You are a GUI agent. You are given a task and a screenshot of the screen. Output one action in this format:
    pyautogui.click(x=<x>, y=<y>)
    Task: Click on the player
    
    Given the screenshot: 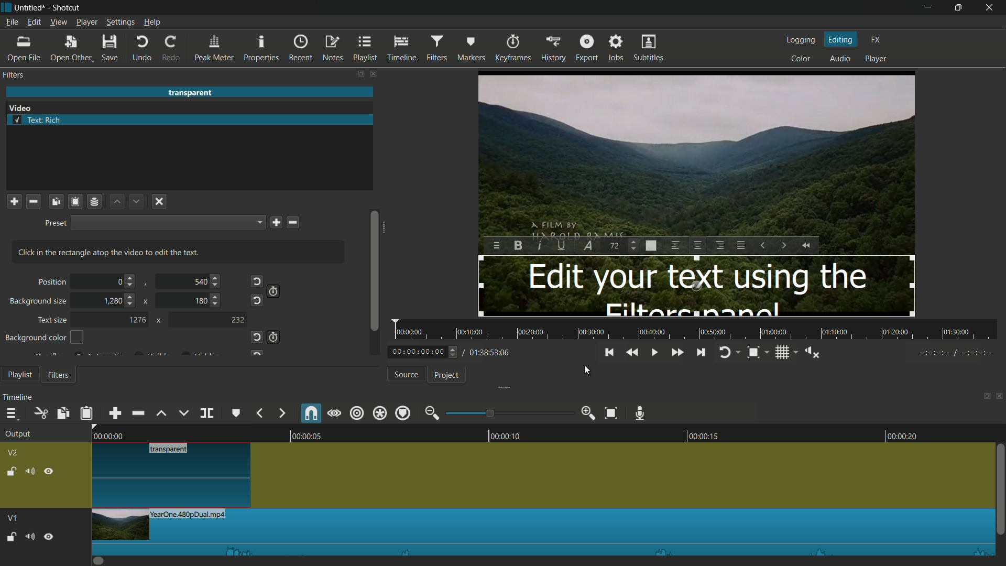 What is the action you would take?
    pyautogui.click(x=876, y=59)
    